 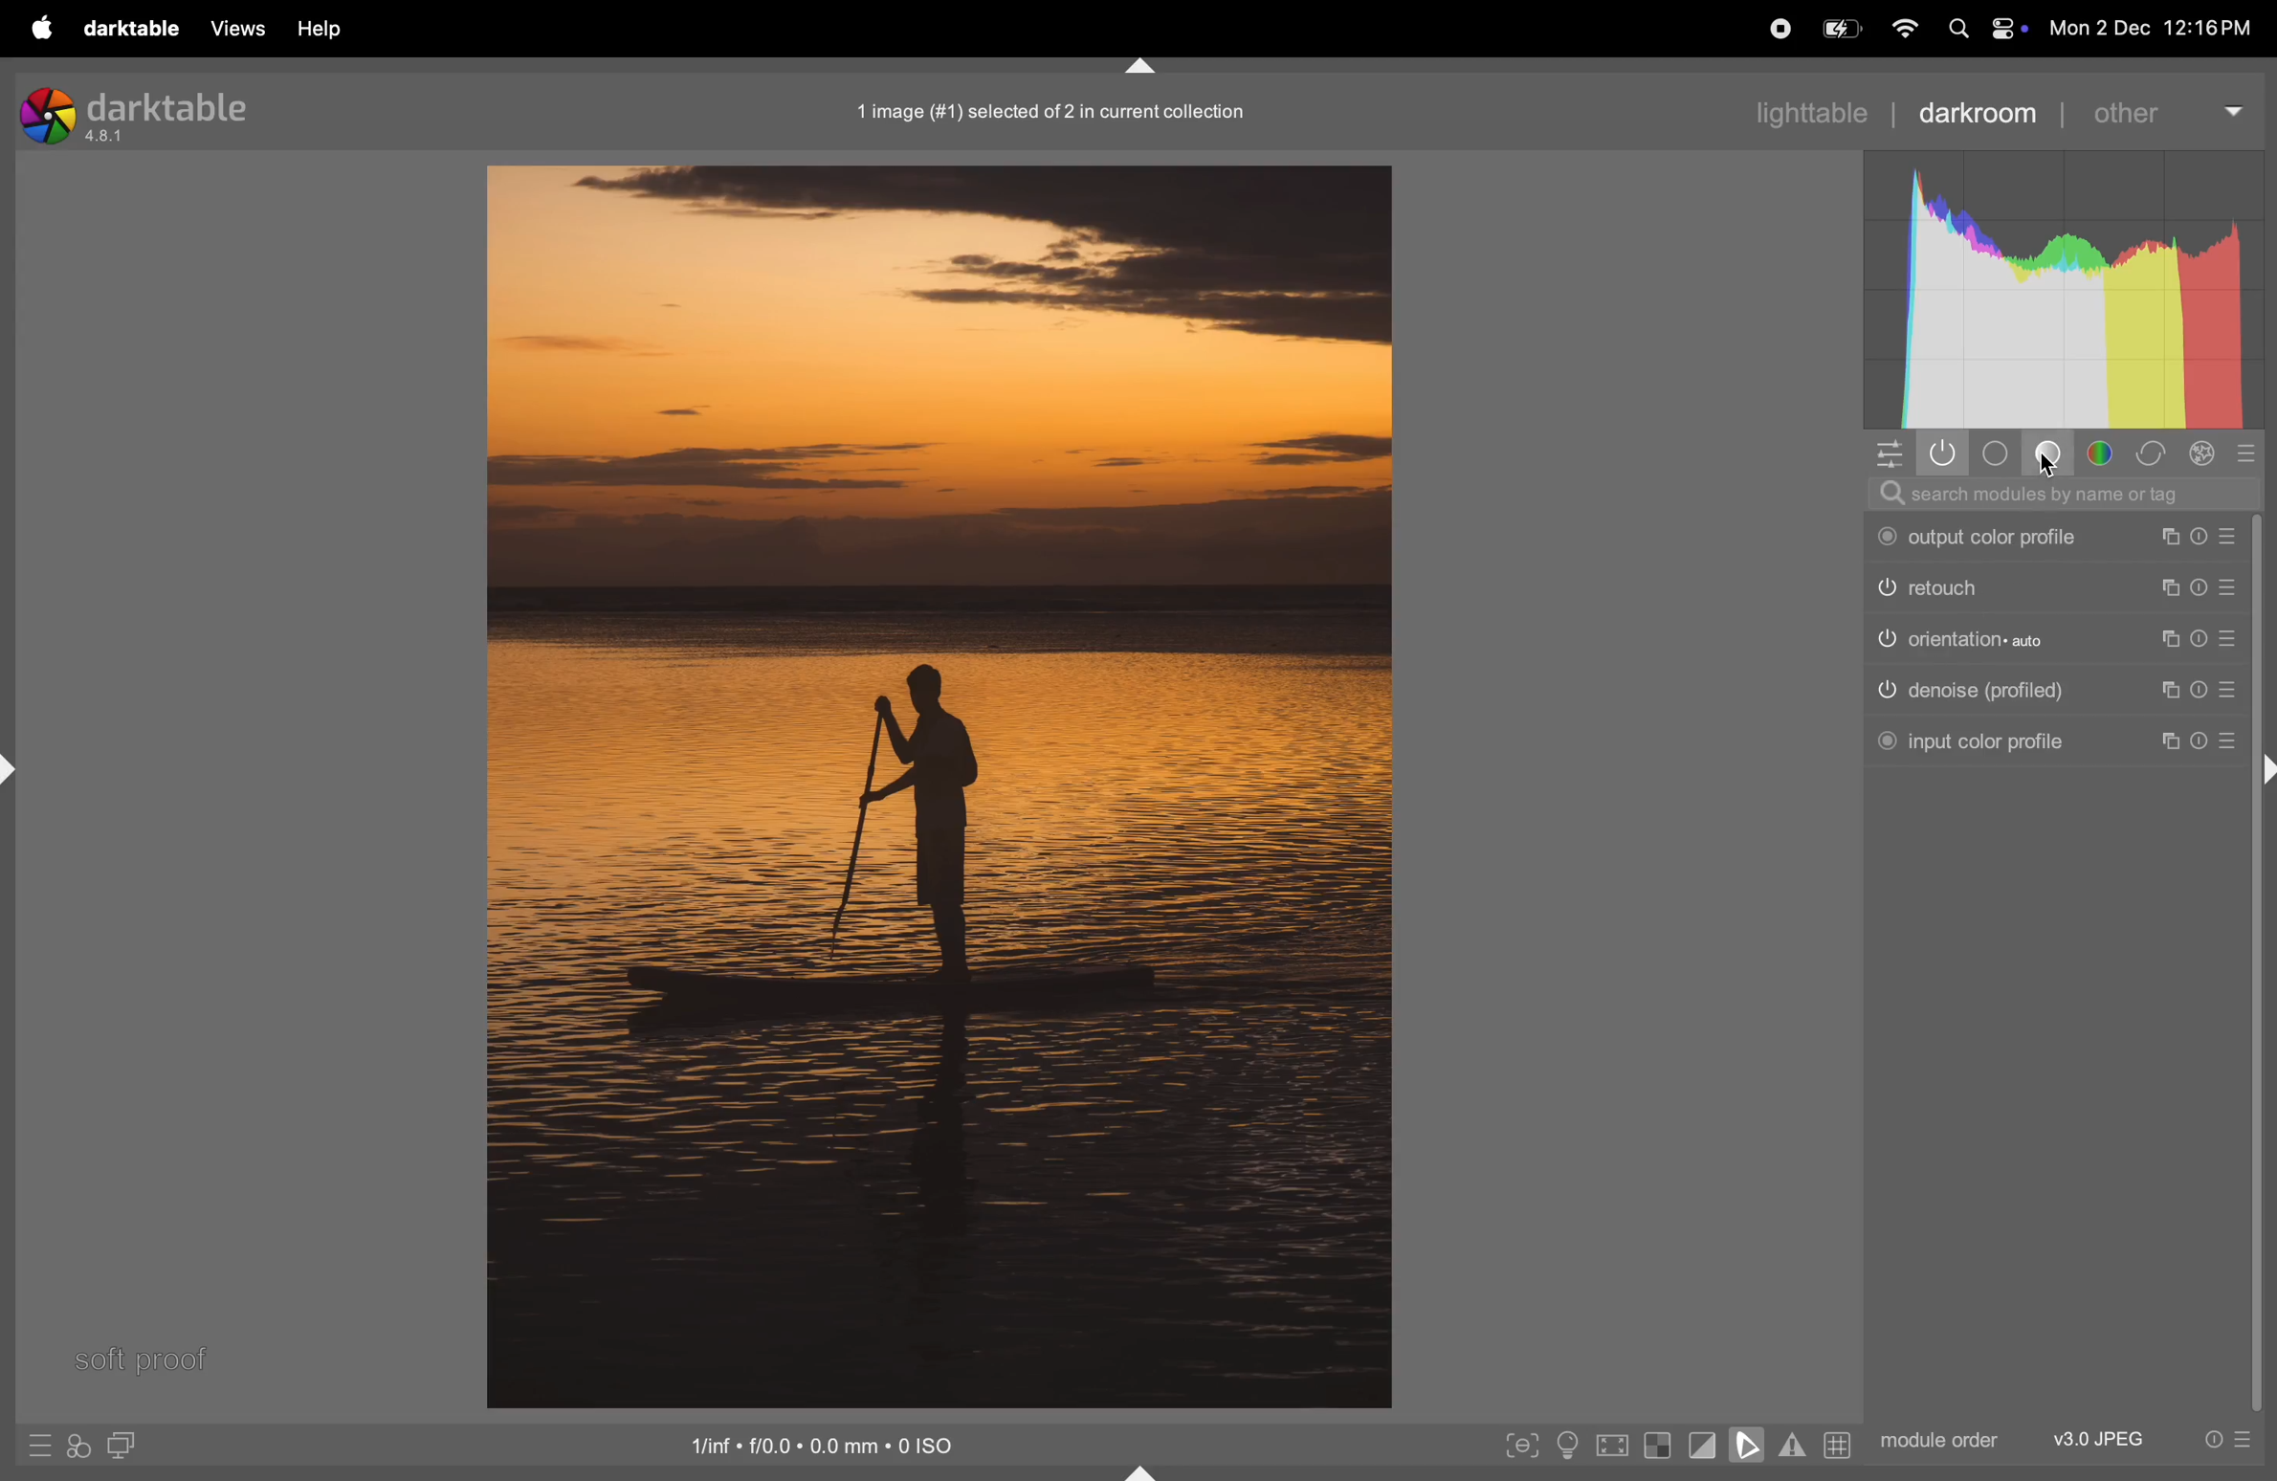 What do you see at coordinates (2159, 31) in the screenshot?
I see `date and time` at bounding box center [2159, 31].